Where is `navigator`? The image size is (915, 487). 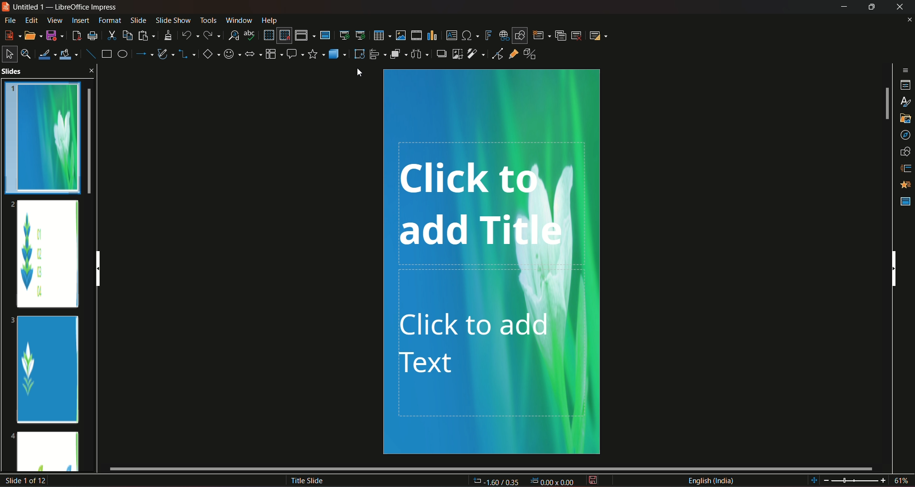
navigator is located at coordinates (904, 135).